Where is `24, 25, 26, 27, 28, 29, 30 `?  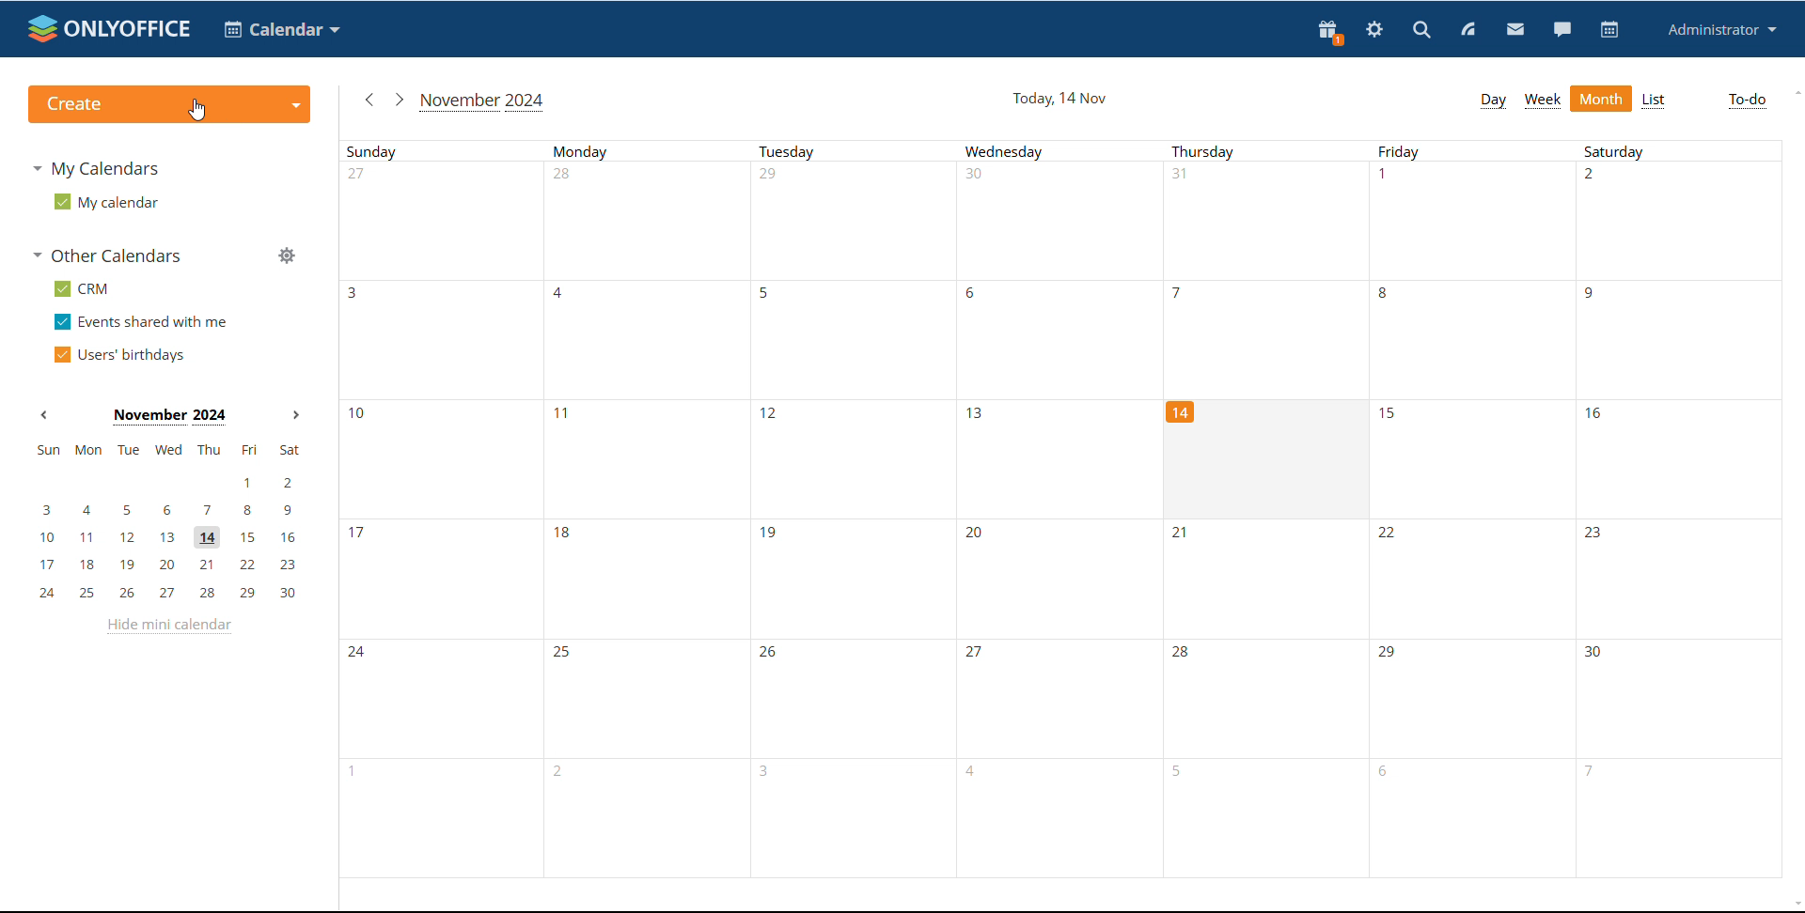
24, 25, 26, 27, 28, 29, 30  is located at coordinates (173, 594).